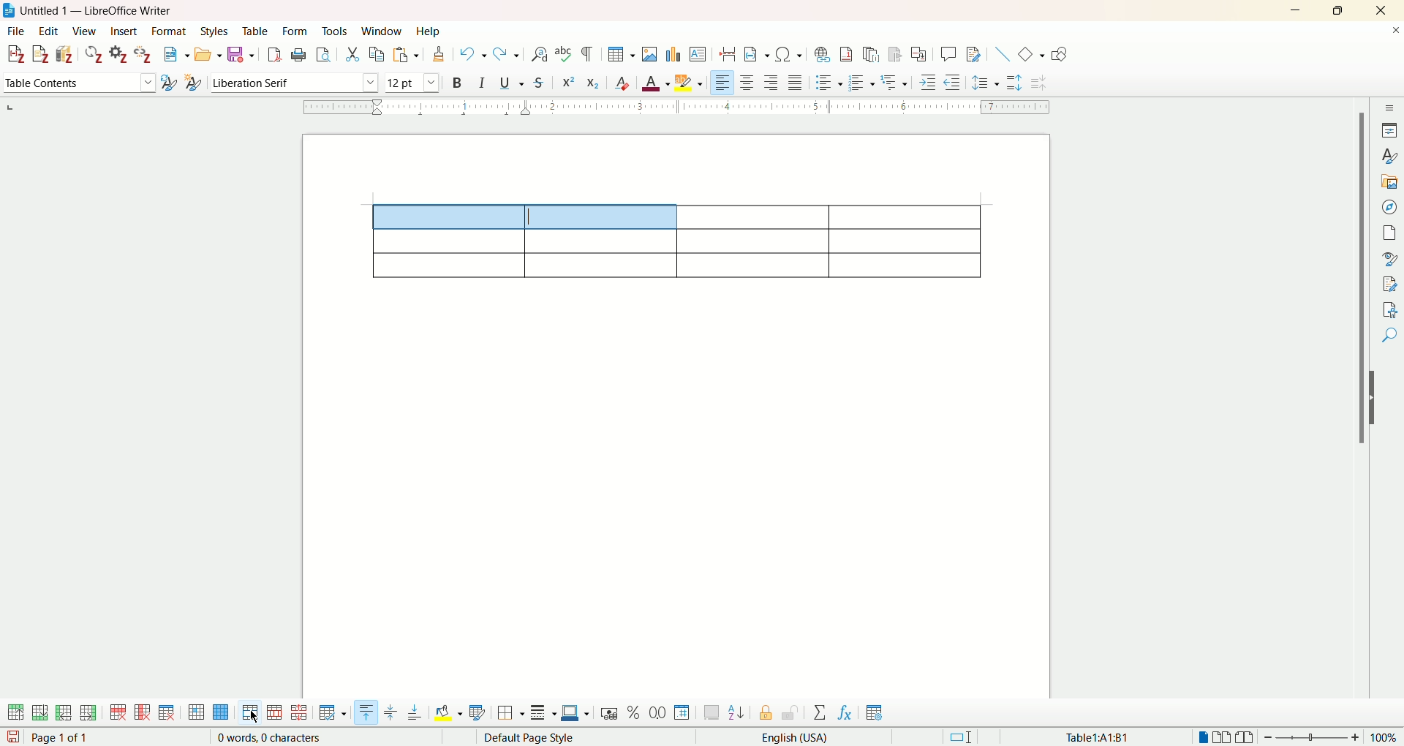 The image size is (1404, 746). What do you see at coordinates (895, 53) in the screenshot?
I see `insert bookmark` at bounding box center [895, 53].